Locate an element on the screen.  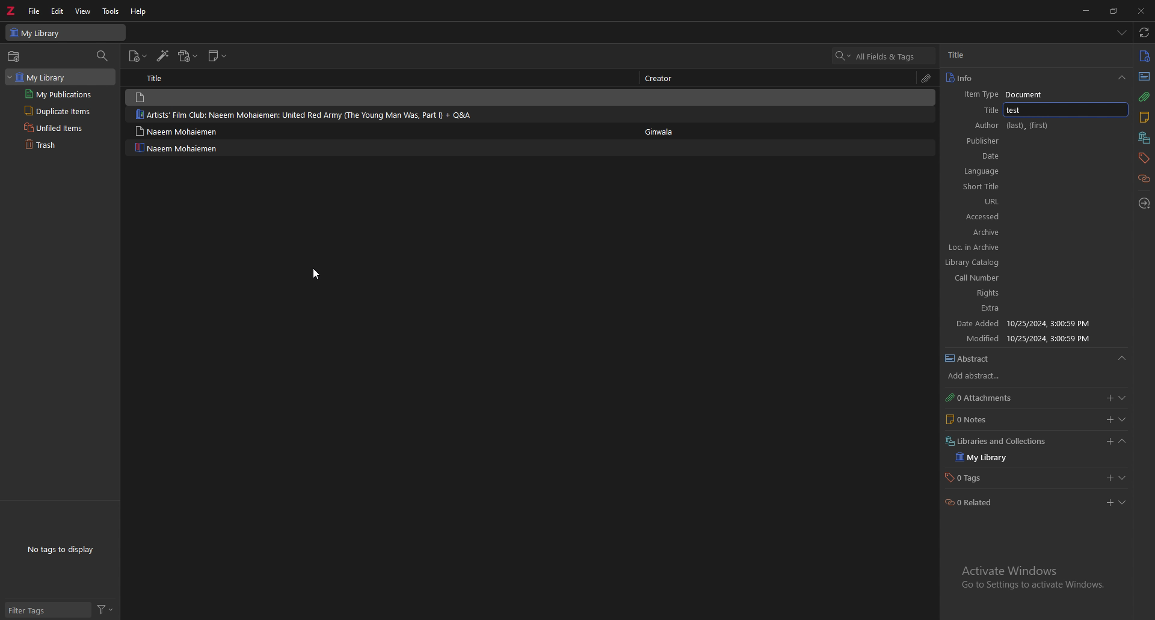
item is located at coordinates (379, 115).